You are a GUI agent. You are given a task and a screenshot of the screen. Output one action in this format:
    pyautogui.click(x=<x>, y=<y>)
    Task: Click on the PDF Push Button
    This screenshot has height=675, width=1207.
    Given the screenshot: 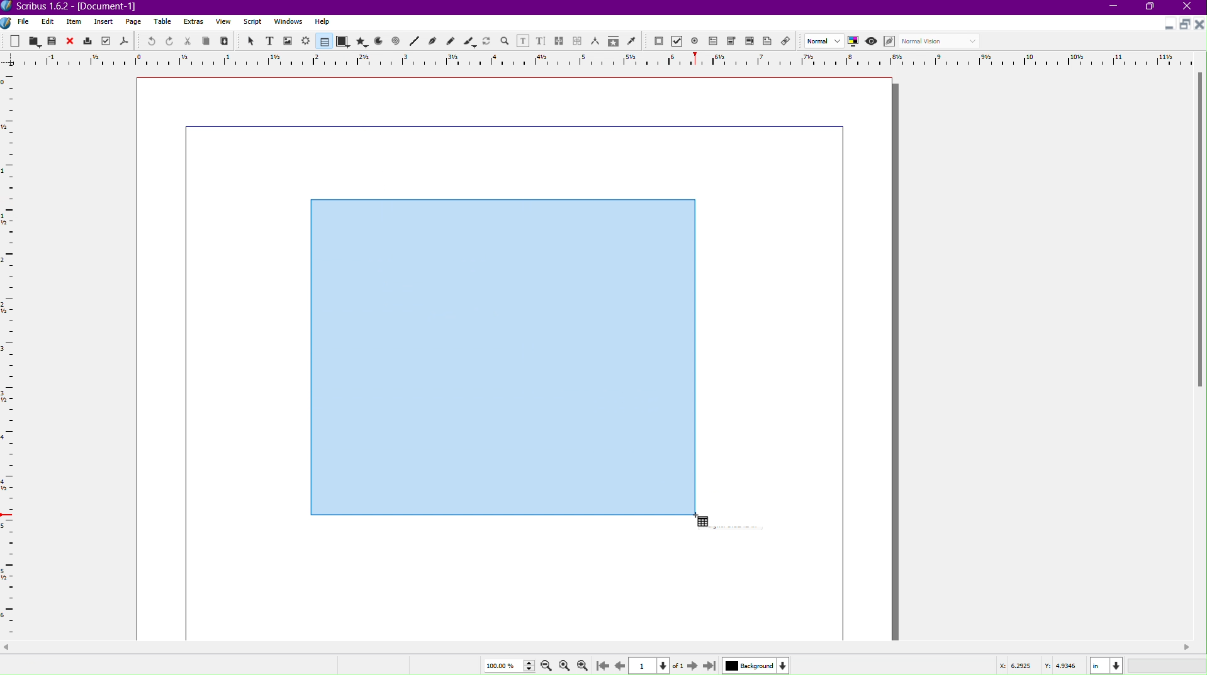 What is the action you would take?
    pyautogui.click(x=658, y=41)
    